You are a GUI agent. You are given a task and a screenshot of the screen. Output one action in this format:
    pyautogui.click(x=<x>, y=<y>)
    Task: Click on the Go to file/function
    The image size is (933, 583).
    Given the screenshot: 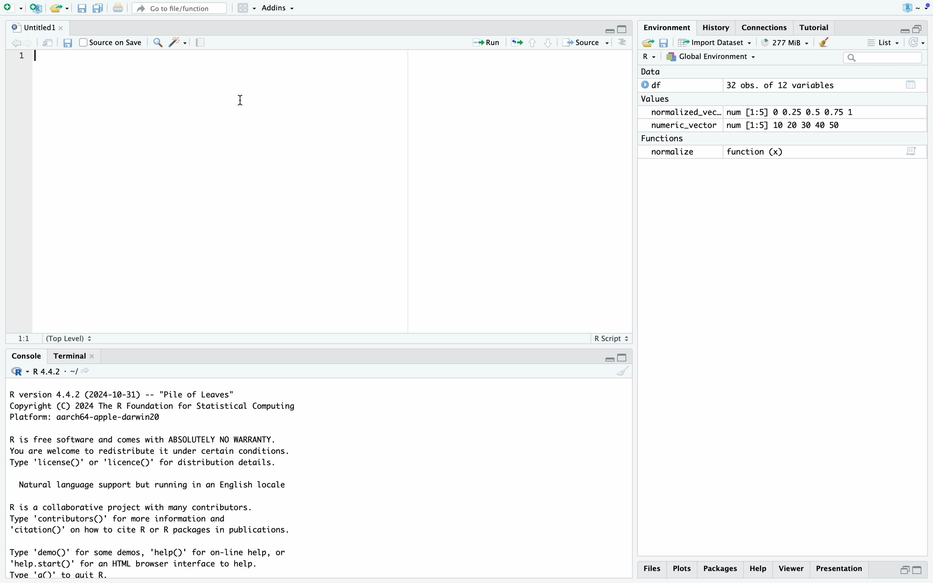 What is the action you would take?
    pyautogui.click(x=178, y=9)
    